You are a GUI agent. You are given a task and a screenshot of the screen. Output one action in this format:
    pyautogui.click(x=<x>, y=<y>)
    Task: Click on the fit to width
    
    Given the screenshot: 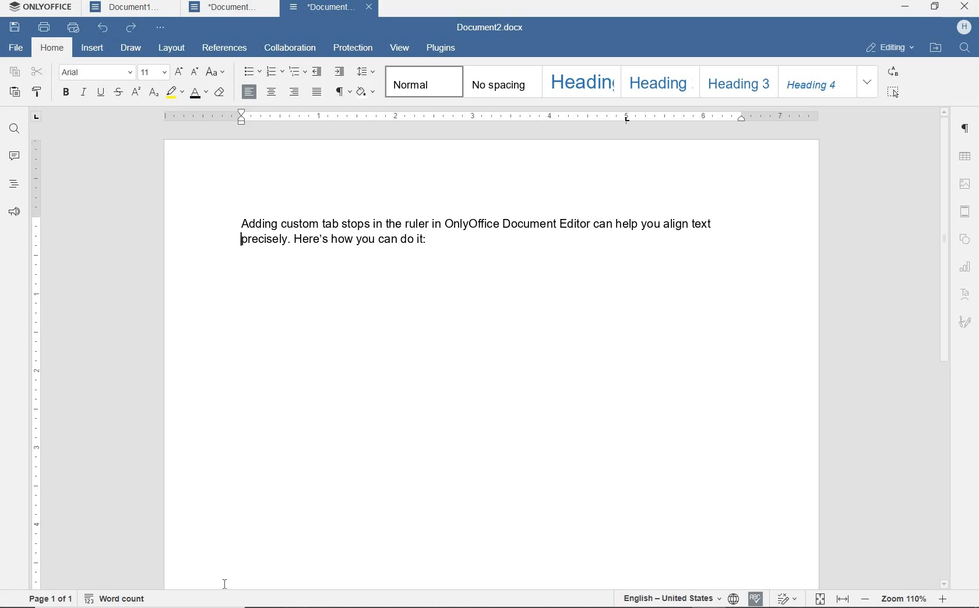 What is the action you would take?
    pyautogui.click(x=843, y=599)
    